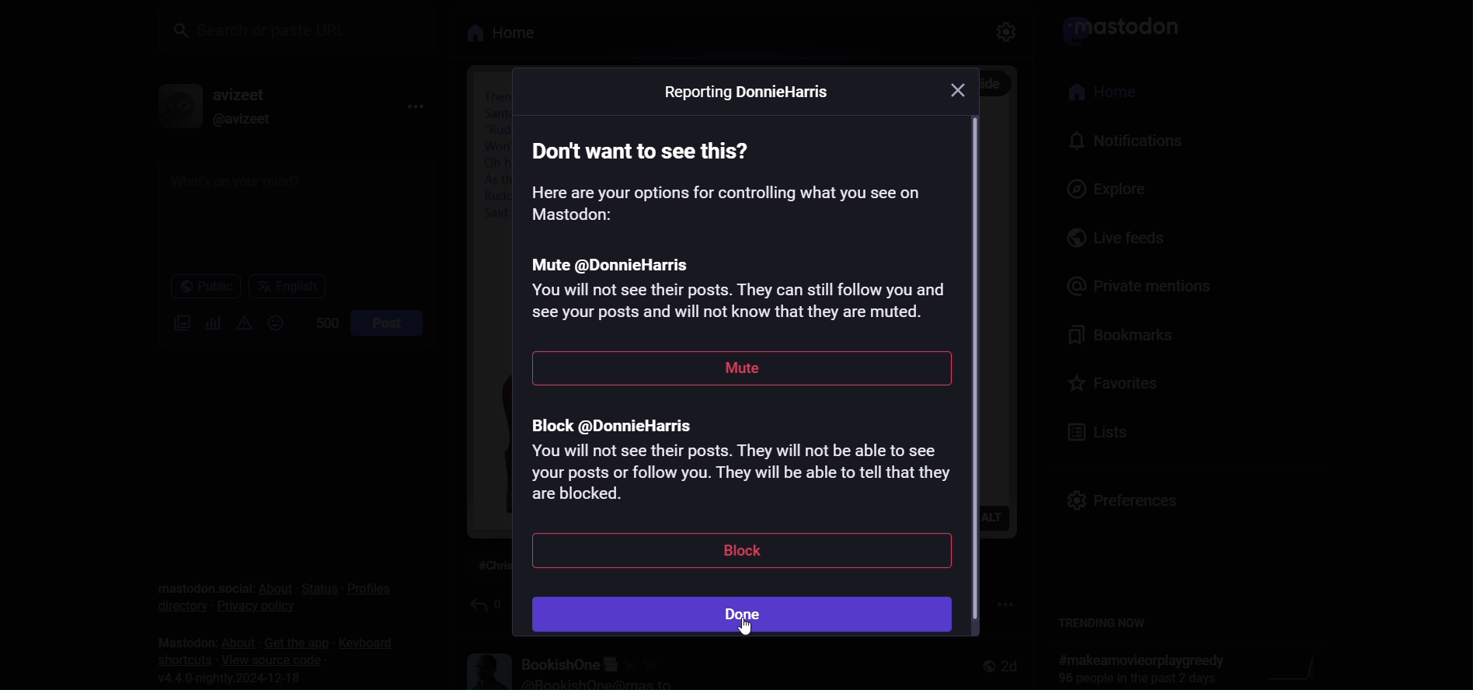 This screenshot has height=690, width=1473. I want to click on What's on your mind?, so click(290, 214).